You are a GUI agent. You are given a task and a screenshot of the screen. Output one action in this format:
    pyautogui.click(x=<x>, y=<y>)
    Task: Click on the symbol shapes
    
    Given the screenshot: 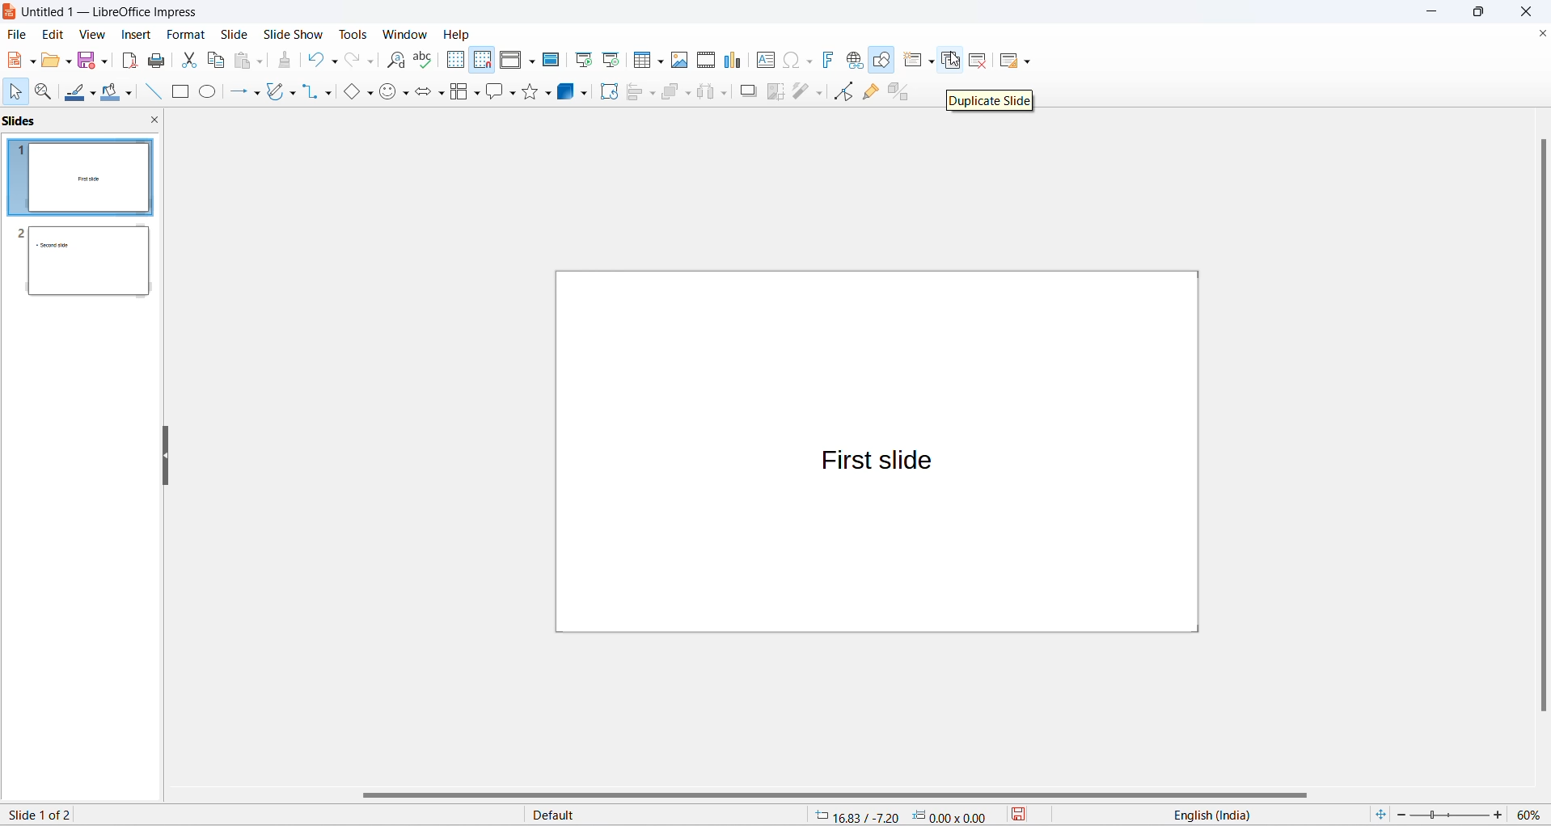 What is the action you would take?
    pyautogui.click(x=388, y=93)
    